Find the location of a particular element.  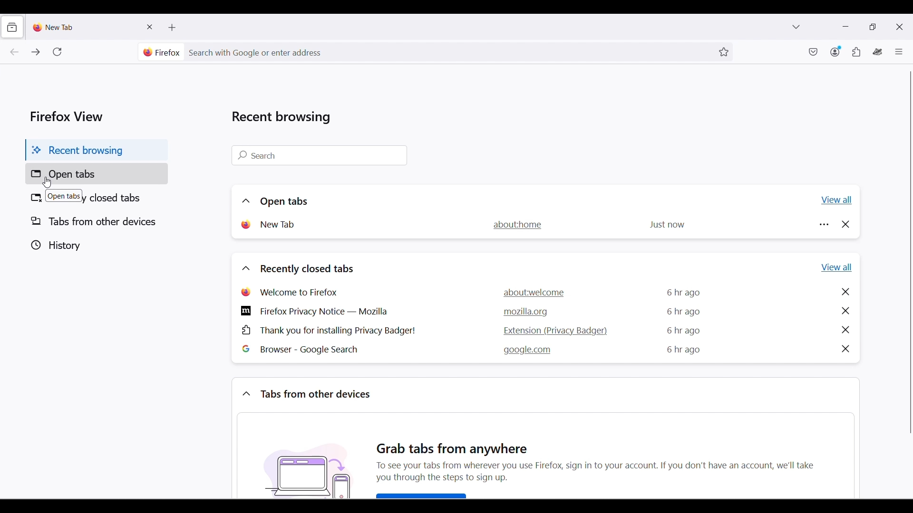

Welcome to Firefox is located at coordinates (294, 291).